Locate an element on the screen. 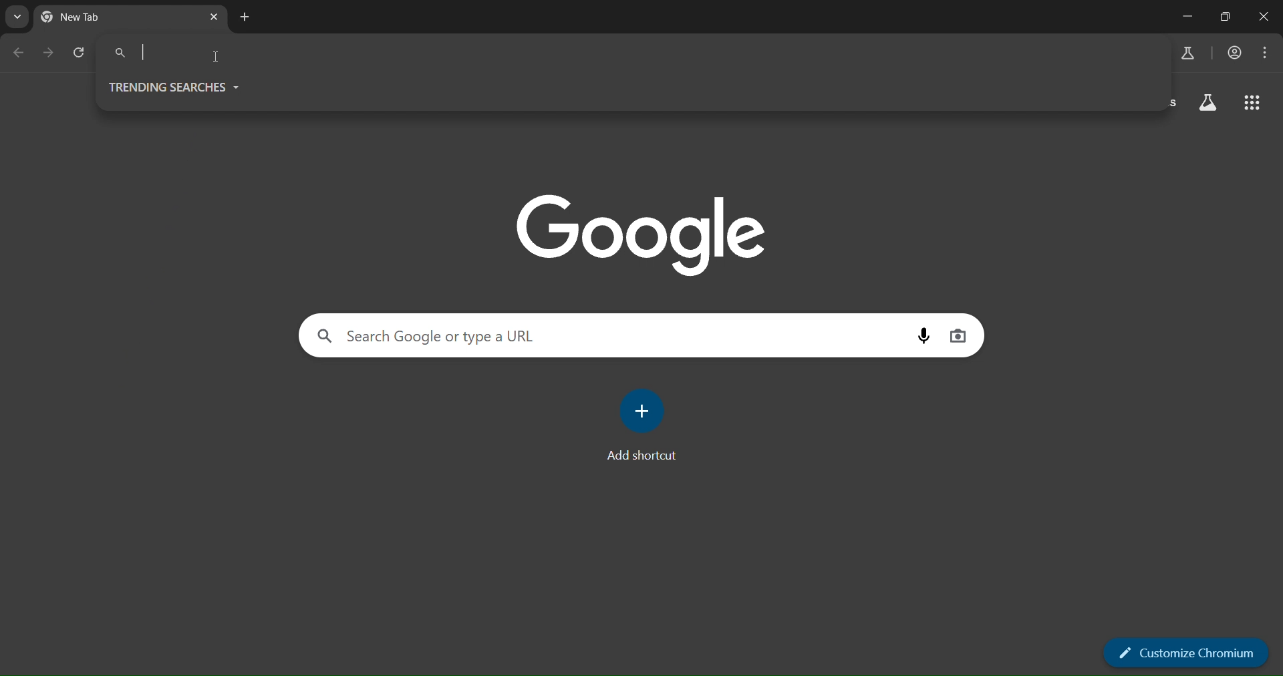 The image size is (1283, 676). search Google or type a URL is located at coordinates (210, 51).